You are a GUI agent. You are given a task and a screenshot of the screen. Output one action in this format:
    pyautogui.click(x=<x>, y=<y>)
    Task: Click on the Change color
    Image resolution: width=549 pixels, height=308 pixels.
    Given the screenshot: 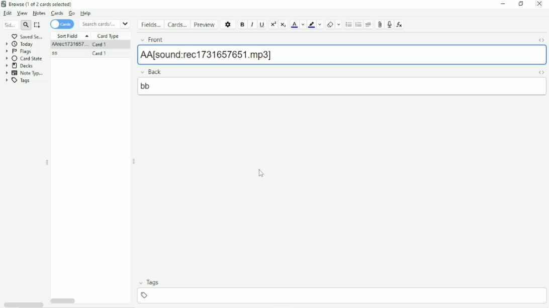 What is the action you would take?
    pyautogui.click(x=321, y=24)
    